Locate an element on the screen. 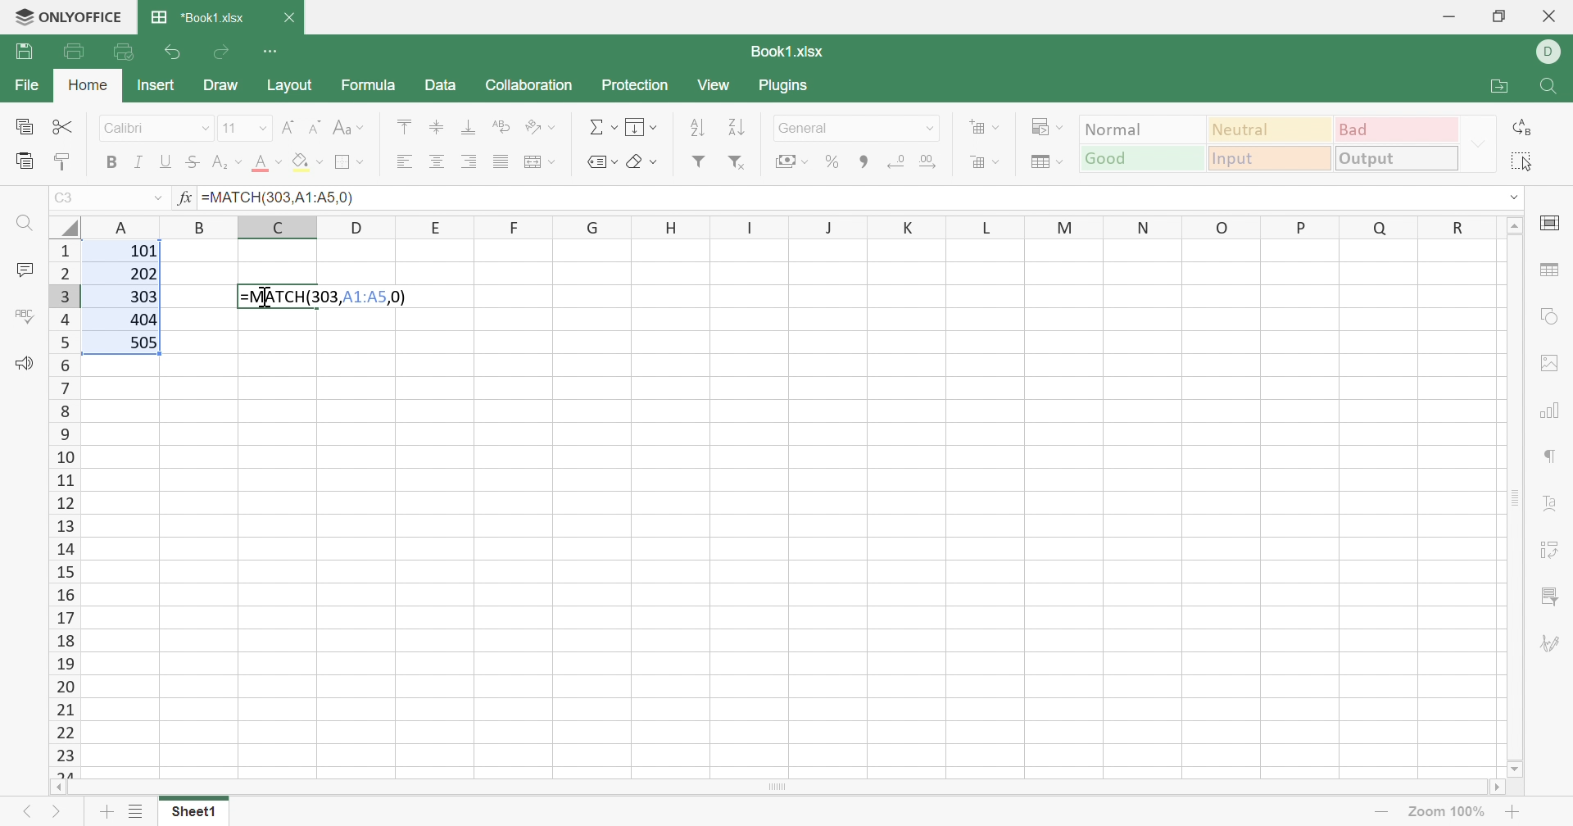 The width and height of the screenshot is (1573, 826). Align center is located at coordinates (441, 160).